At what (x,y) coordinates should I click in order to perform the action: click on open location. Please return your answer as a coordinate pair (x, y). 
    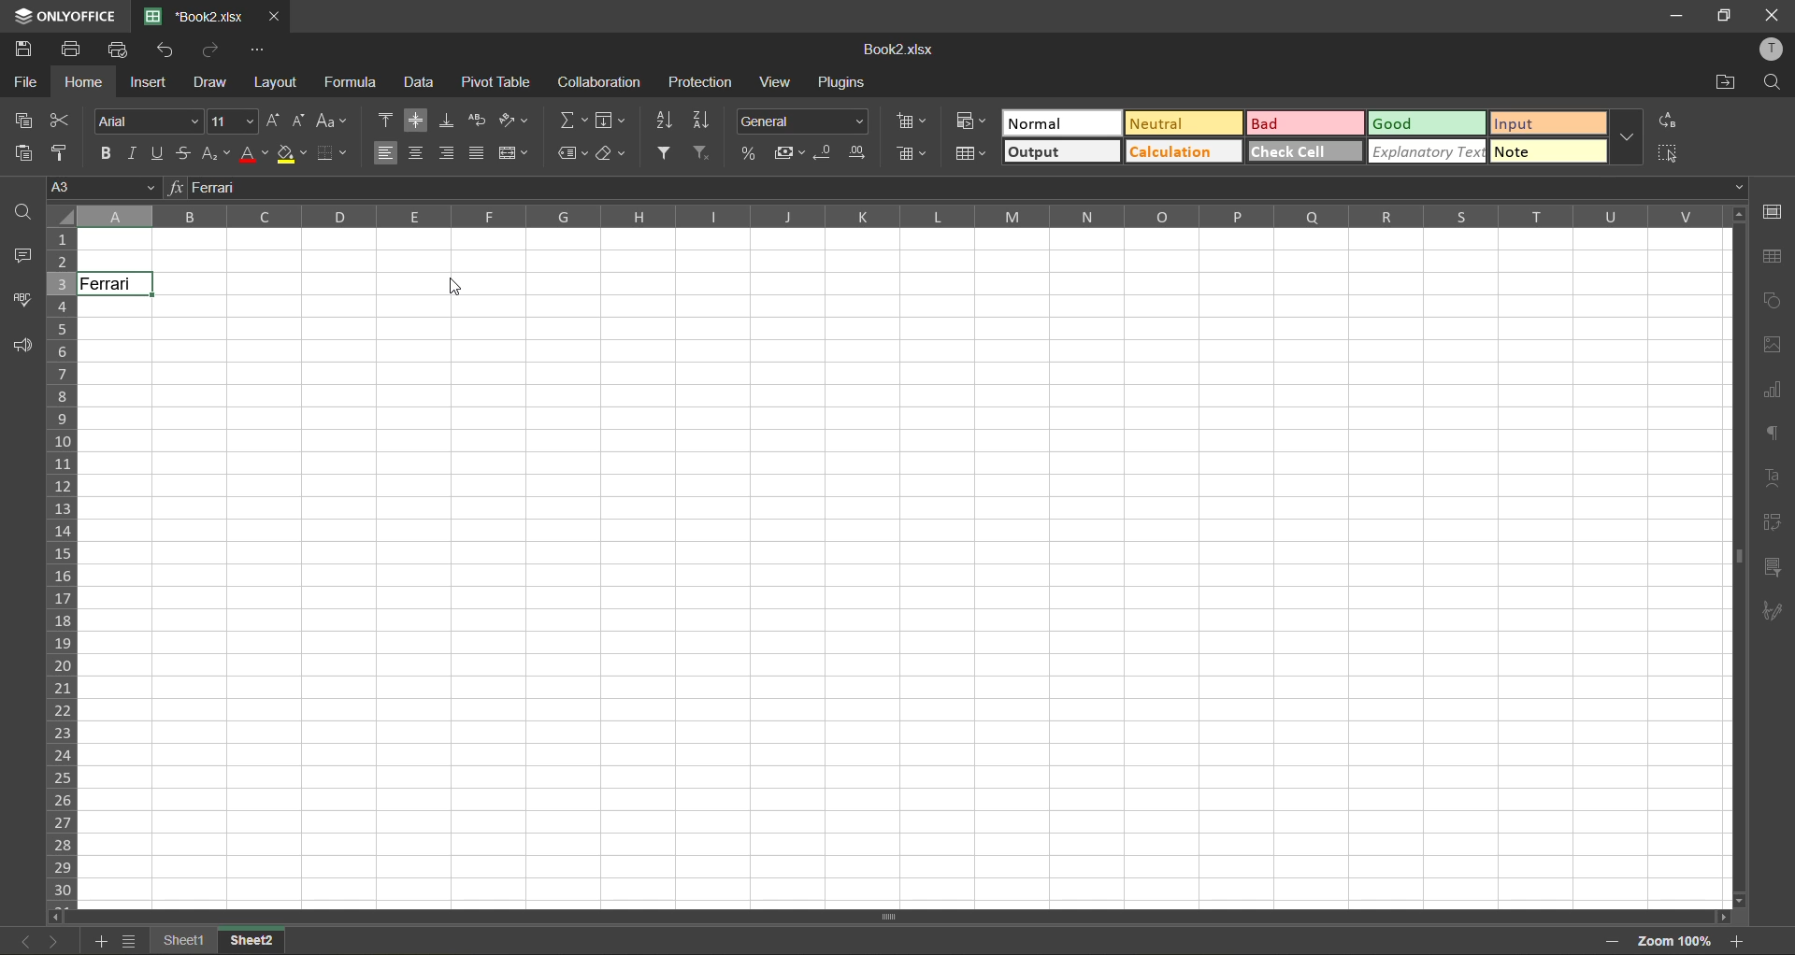
    Looking at the image, I should click on (1727, 81).